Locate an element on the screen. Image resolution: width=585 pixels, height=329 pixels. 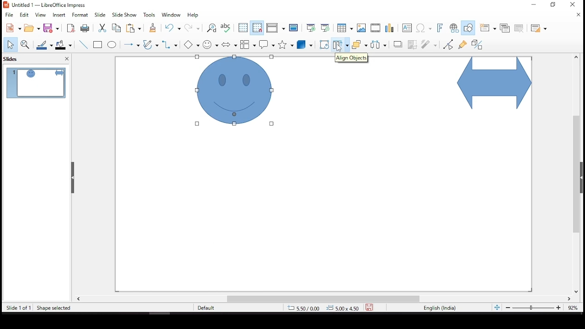
slide 1 of 1 is located at coordinates (19, 308).